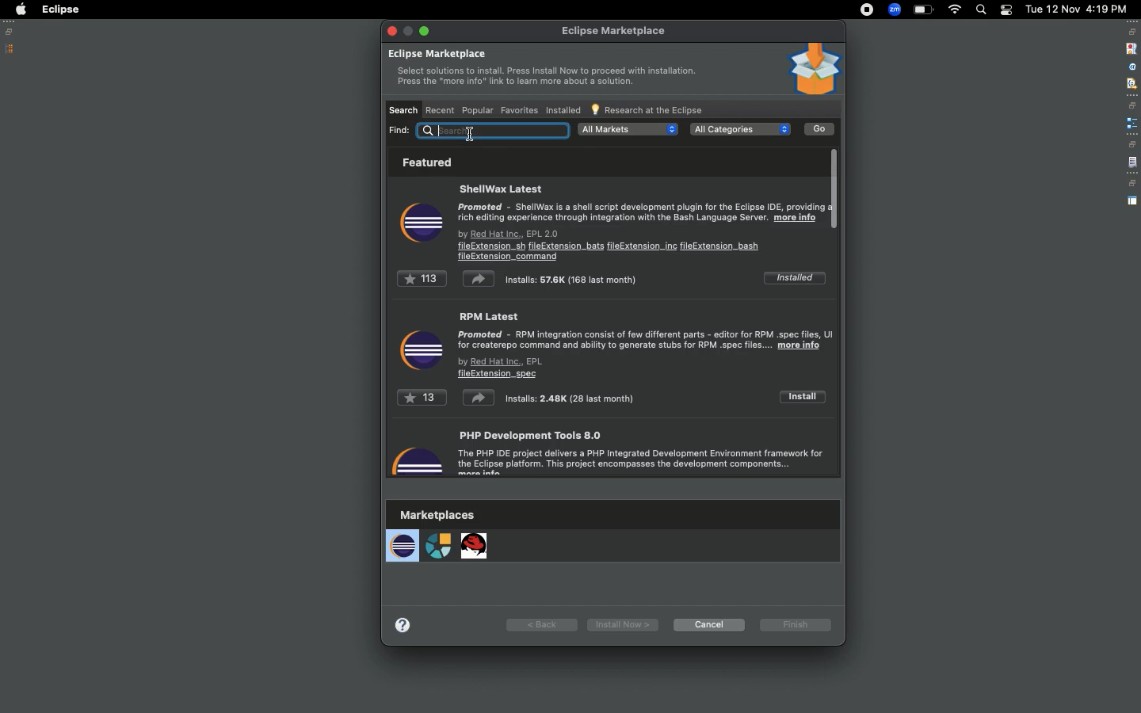 Image resolution: width=1141 pixels, height=713 pixels. Describe the element at coordinates (517, 109) in the screenshot. I see `Favorites` at that location.